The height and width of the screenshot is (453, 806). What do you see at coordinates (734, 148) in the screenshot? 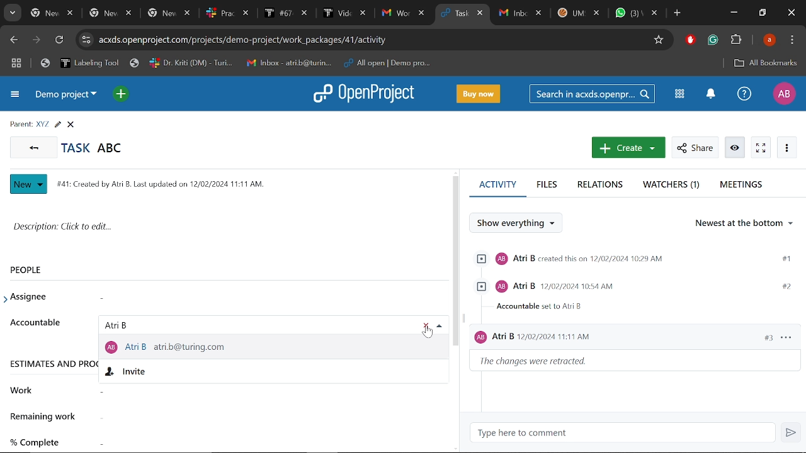
I see `Unwatch workpackage` at bounding box center [734, 148].